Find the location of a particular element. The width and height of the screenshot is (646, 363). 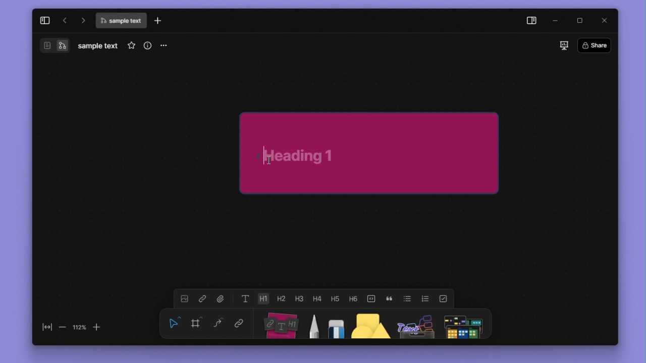

new tab is located at coordinates (158, 20).